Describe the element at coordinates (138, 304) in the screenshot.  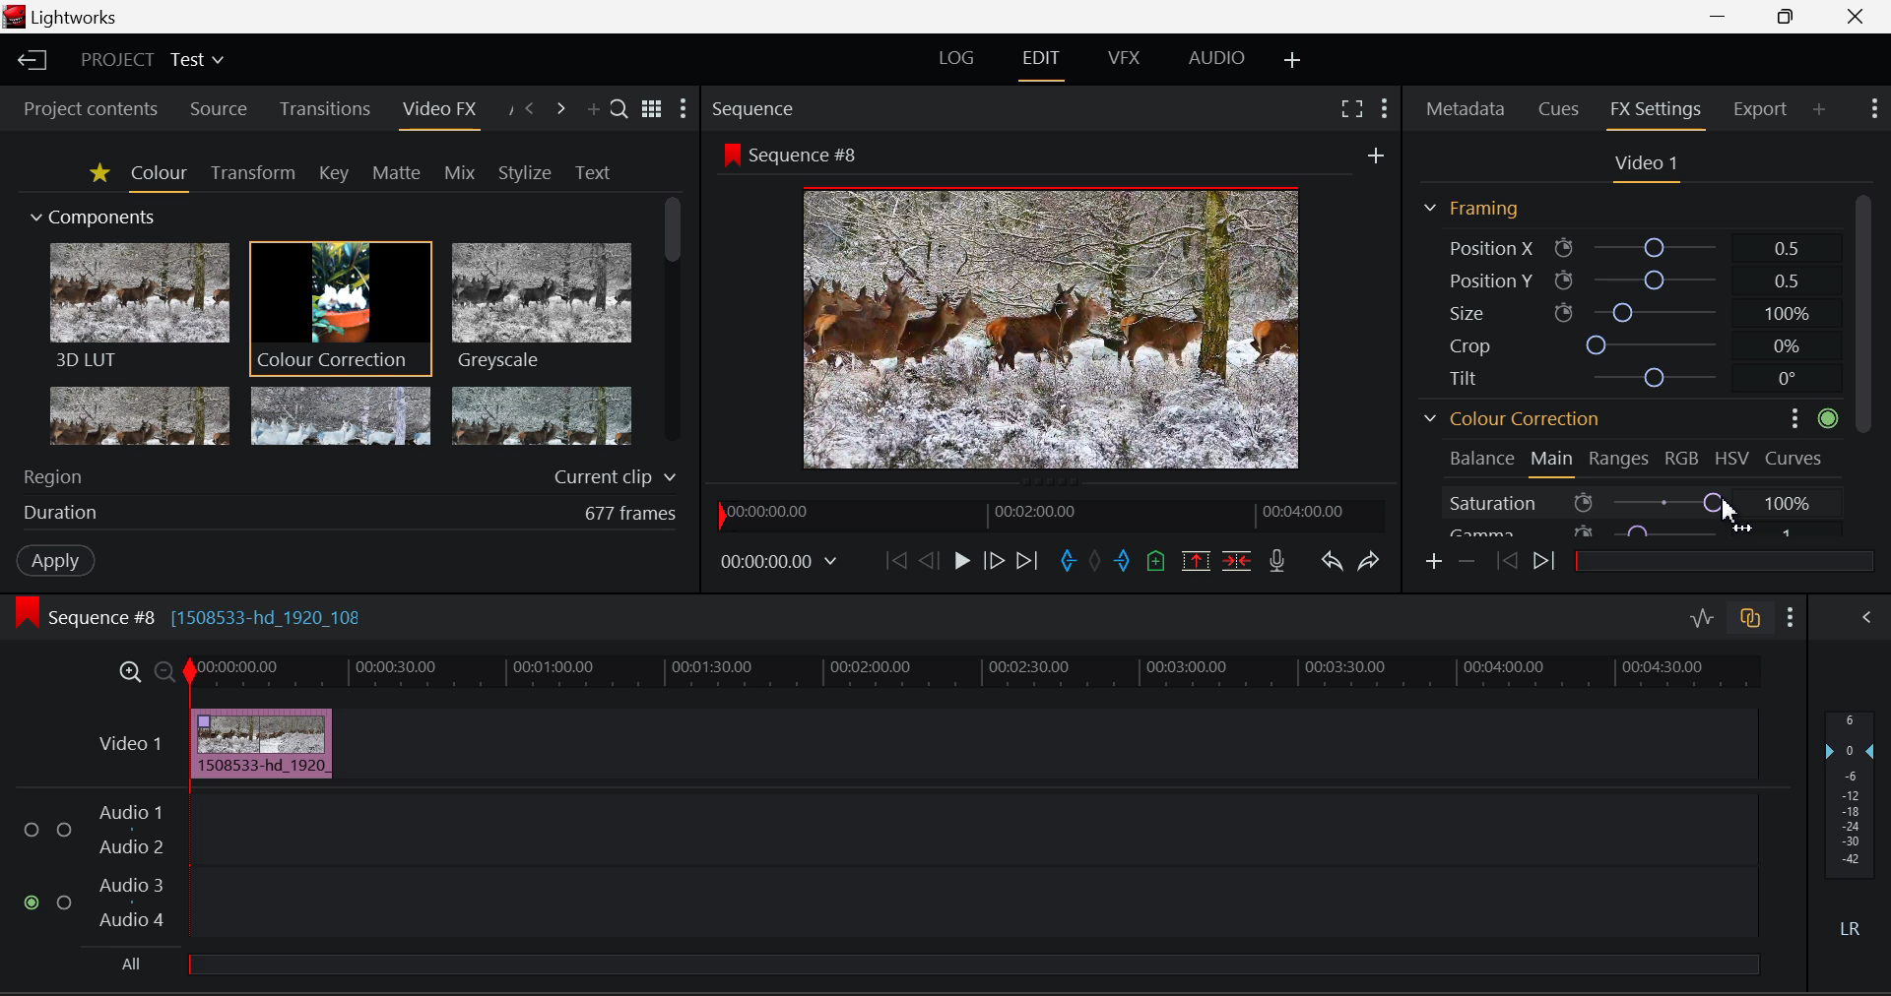
I see `3D LUT` at that location.